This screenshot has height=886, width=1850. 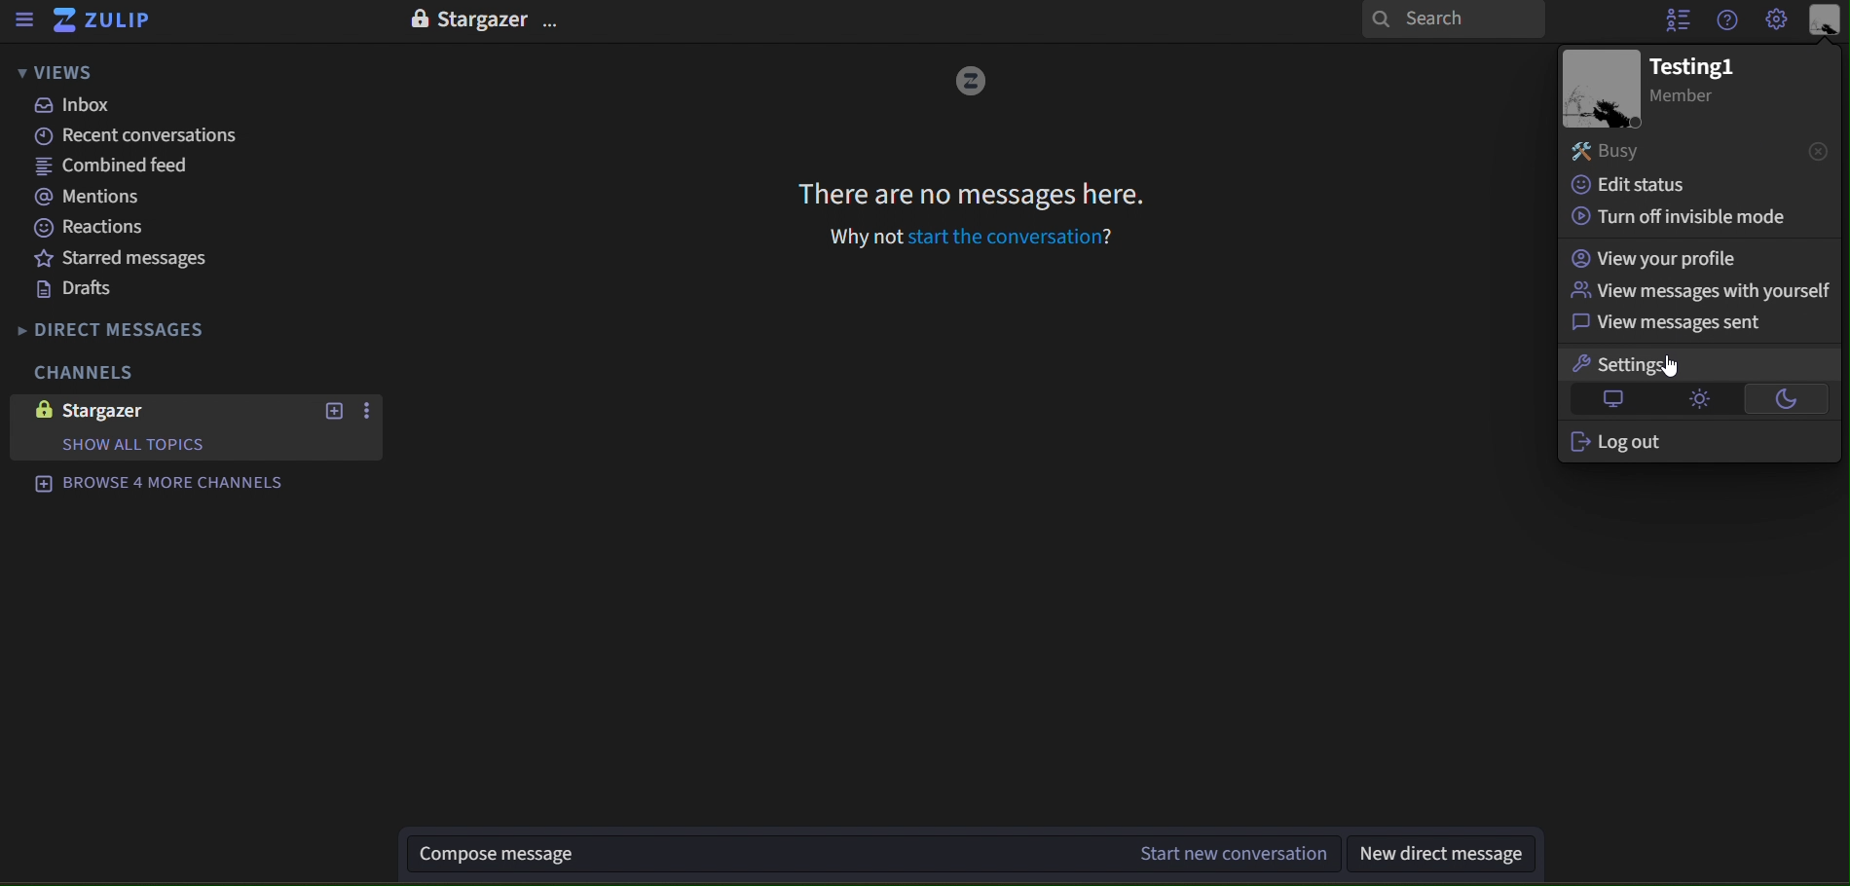 I want to click on Compose message, so click(x=760, y=856).